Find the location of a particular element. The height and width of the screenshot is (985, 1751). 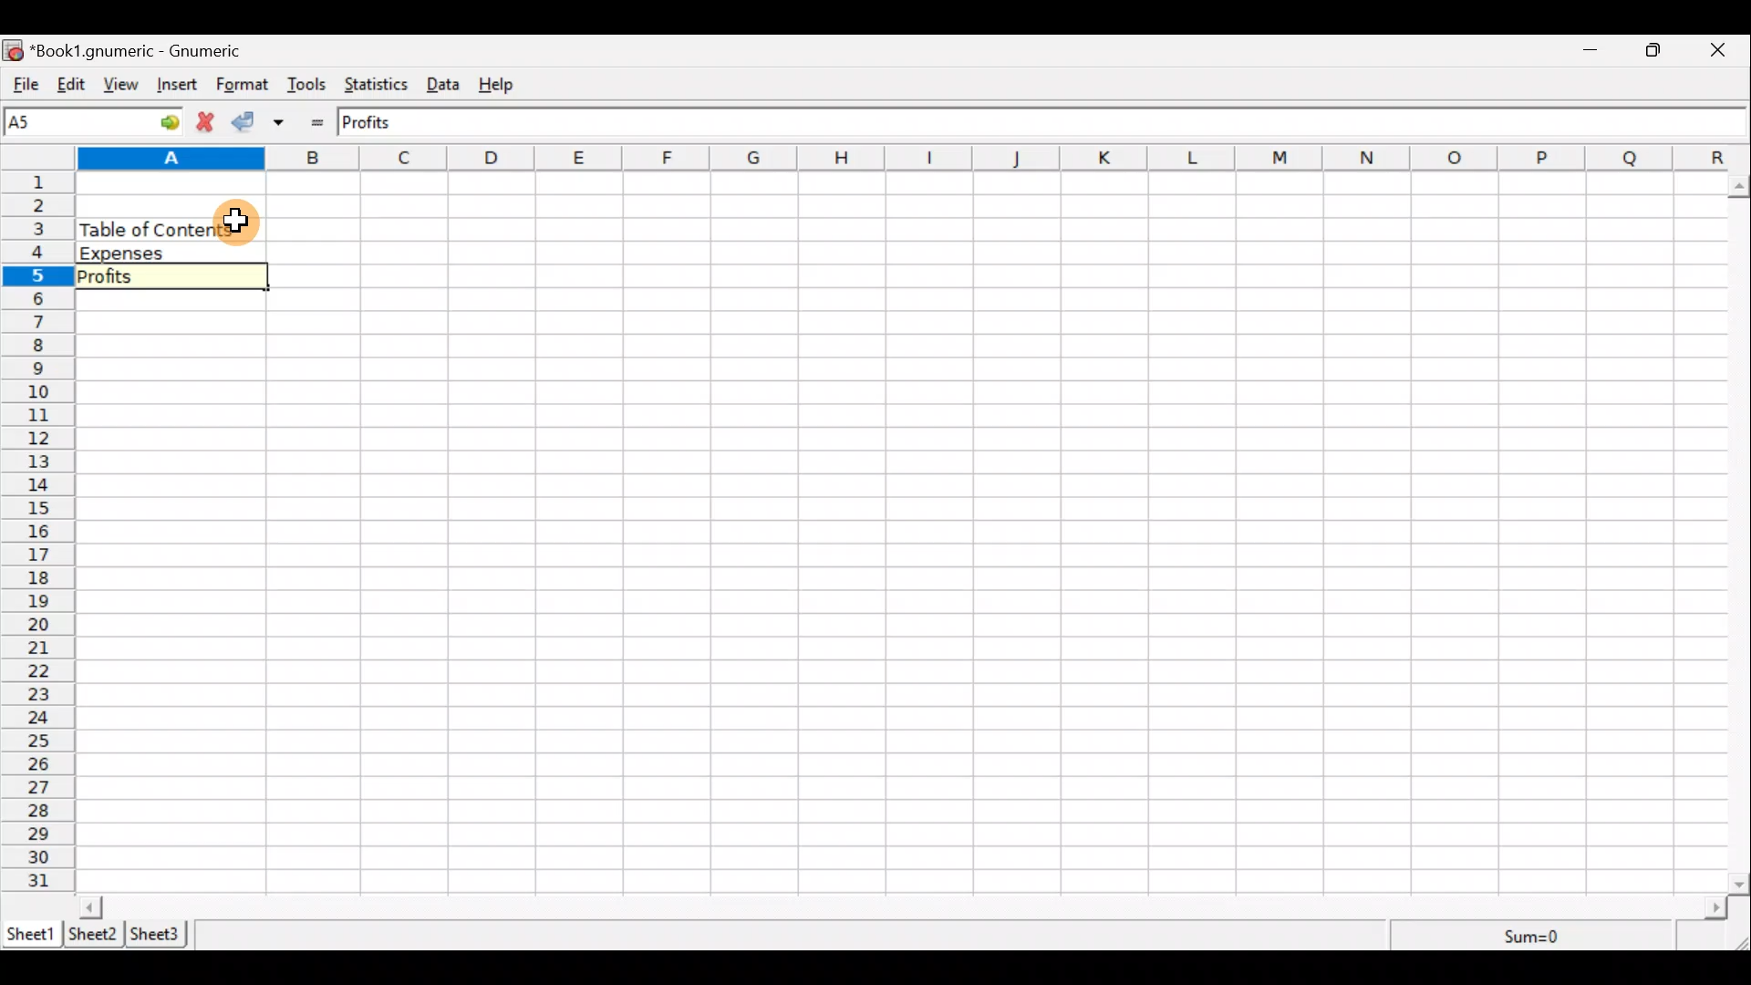

Sheet 2 is located at coordinates (92, 936).